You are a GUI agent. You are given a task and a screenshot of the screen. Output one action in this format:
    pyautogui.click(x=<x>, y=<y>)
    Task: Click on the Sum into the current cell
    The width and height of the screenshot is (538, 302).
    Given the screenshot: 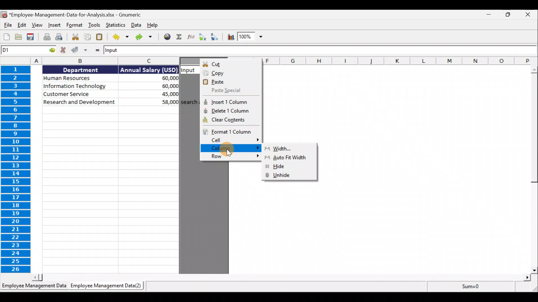 What is the action you would take?
    pyautogui.click(x=179, y=37)
    